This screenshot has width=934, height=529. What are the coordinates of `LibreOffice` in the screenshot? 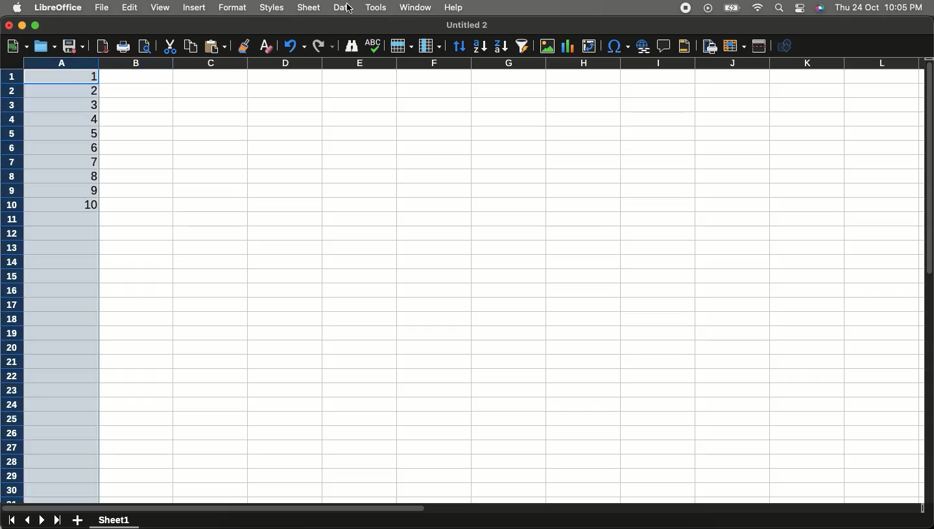 It's located at (60, 8).